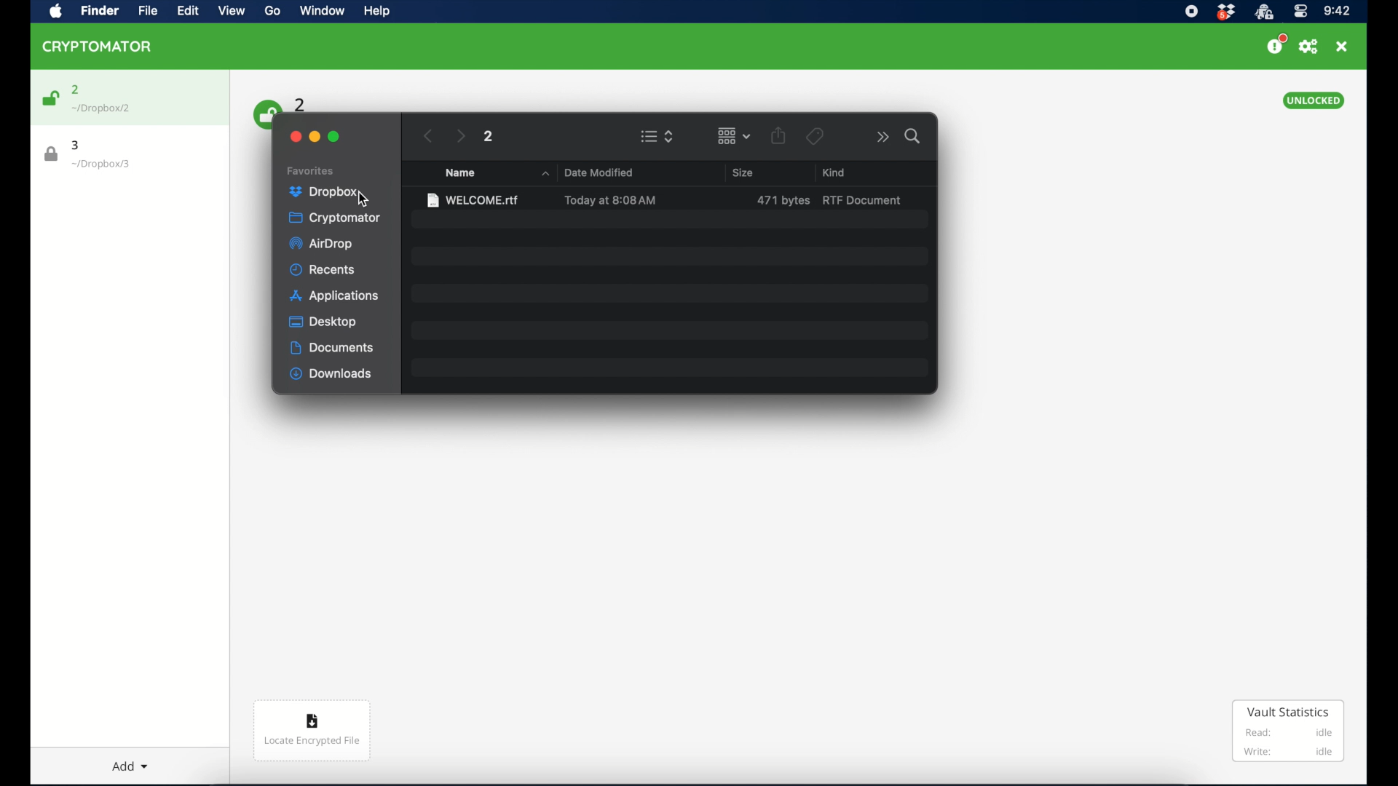 The image size is (1398, 786). Describe the element at coordinates (1313, 100) in the screenshot. I see `unlocked` at that location.